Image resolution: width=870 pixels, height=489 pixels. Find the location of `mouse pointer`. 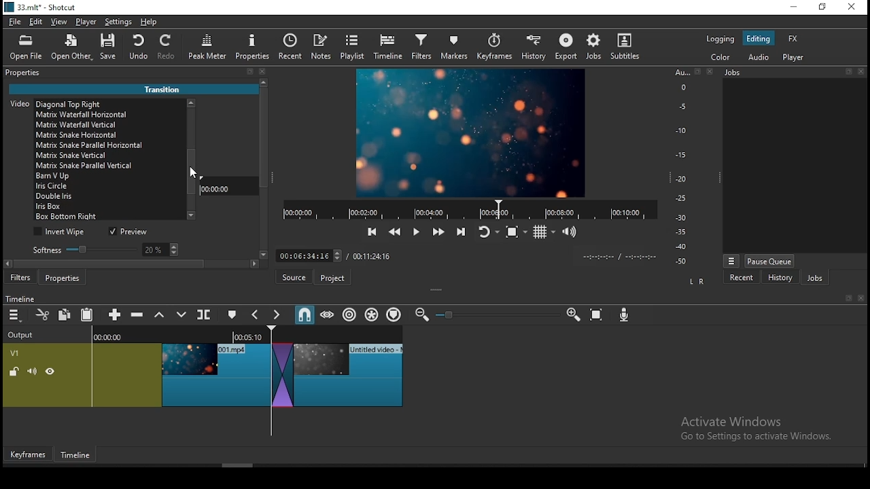

mouse pointer is located at coordinates (191, 174).